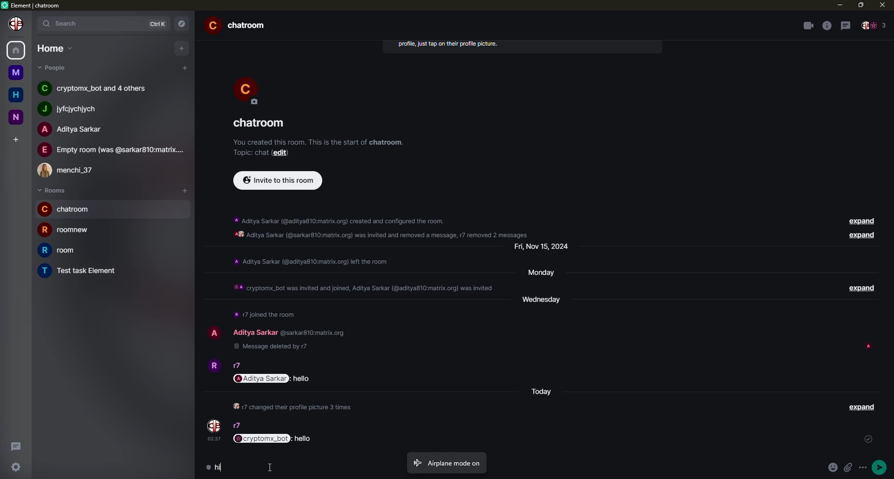 The width and height of the screenshot is (894, 479). I want to click on time, so click(215, 439).